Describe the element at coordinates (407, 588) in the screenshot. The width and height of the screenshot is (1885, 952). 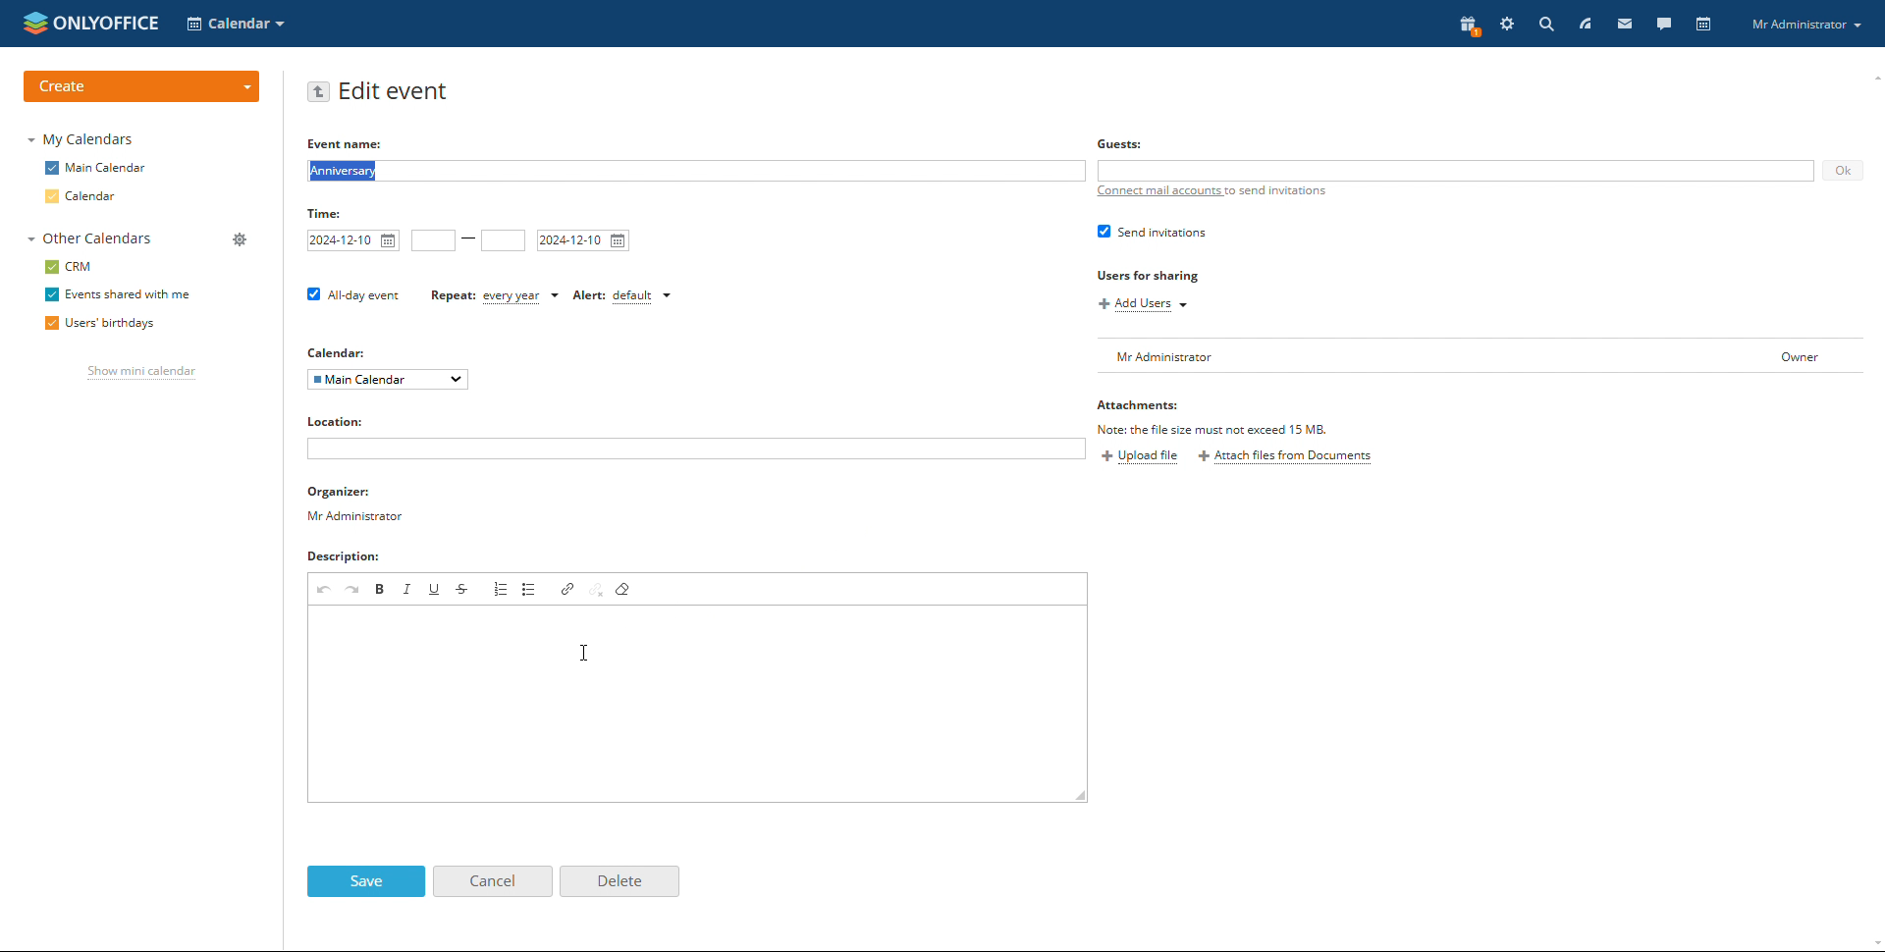
I see `italic` at that location.